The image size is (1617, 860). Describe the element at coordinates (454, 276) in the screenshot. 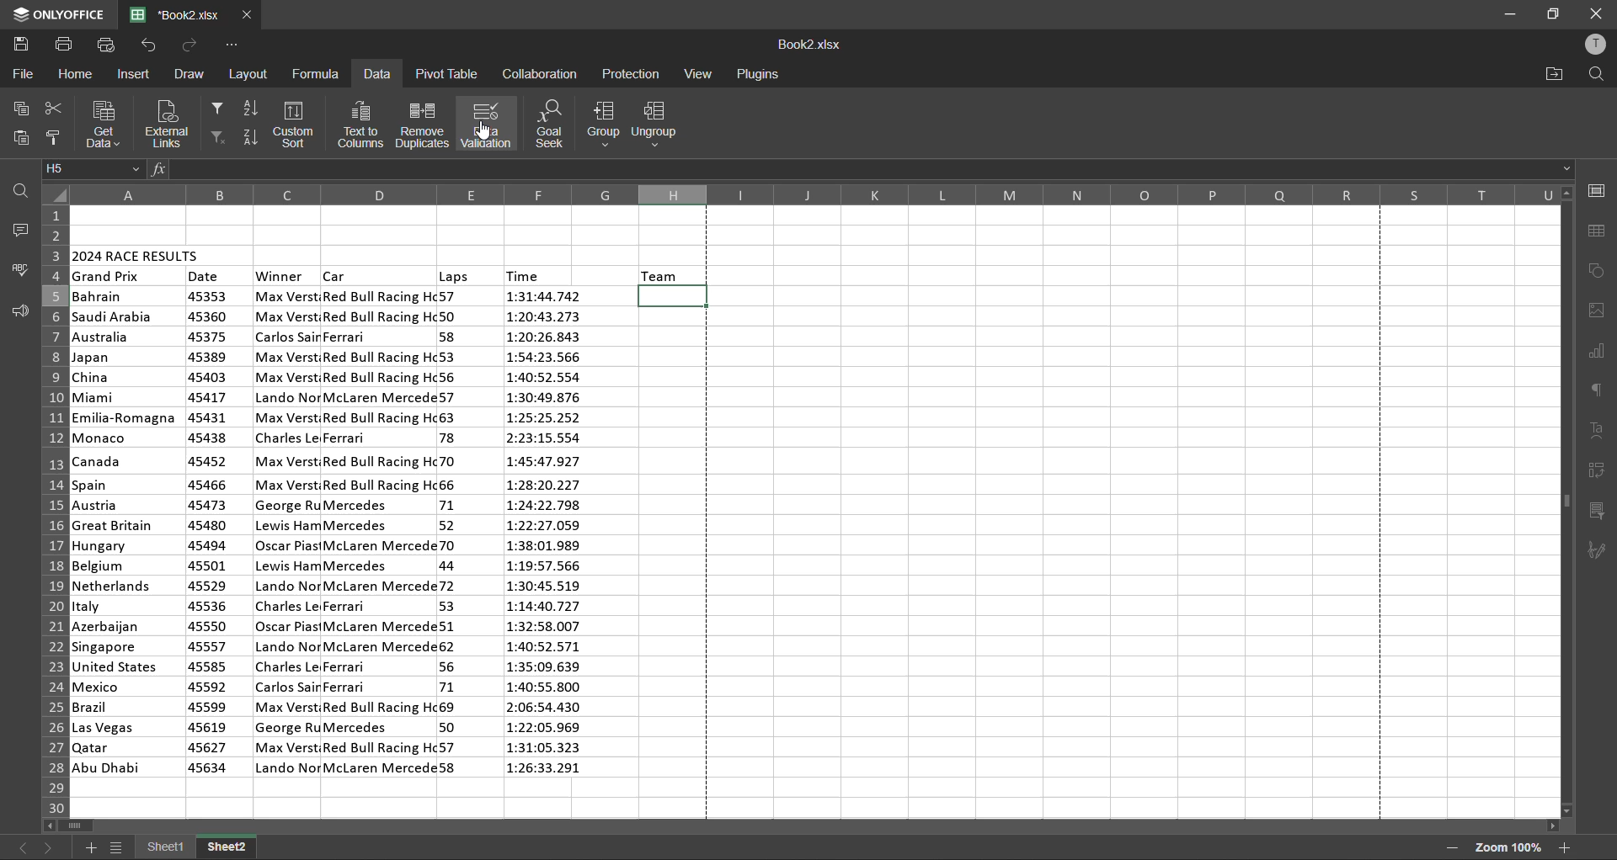

I see `laps` at that location.